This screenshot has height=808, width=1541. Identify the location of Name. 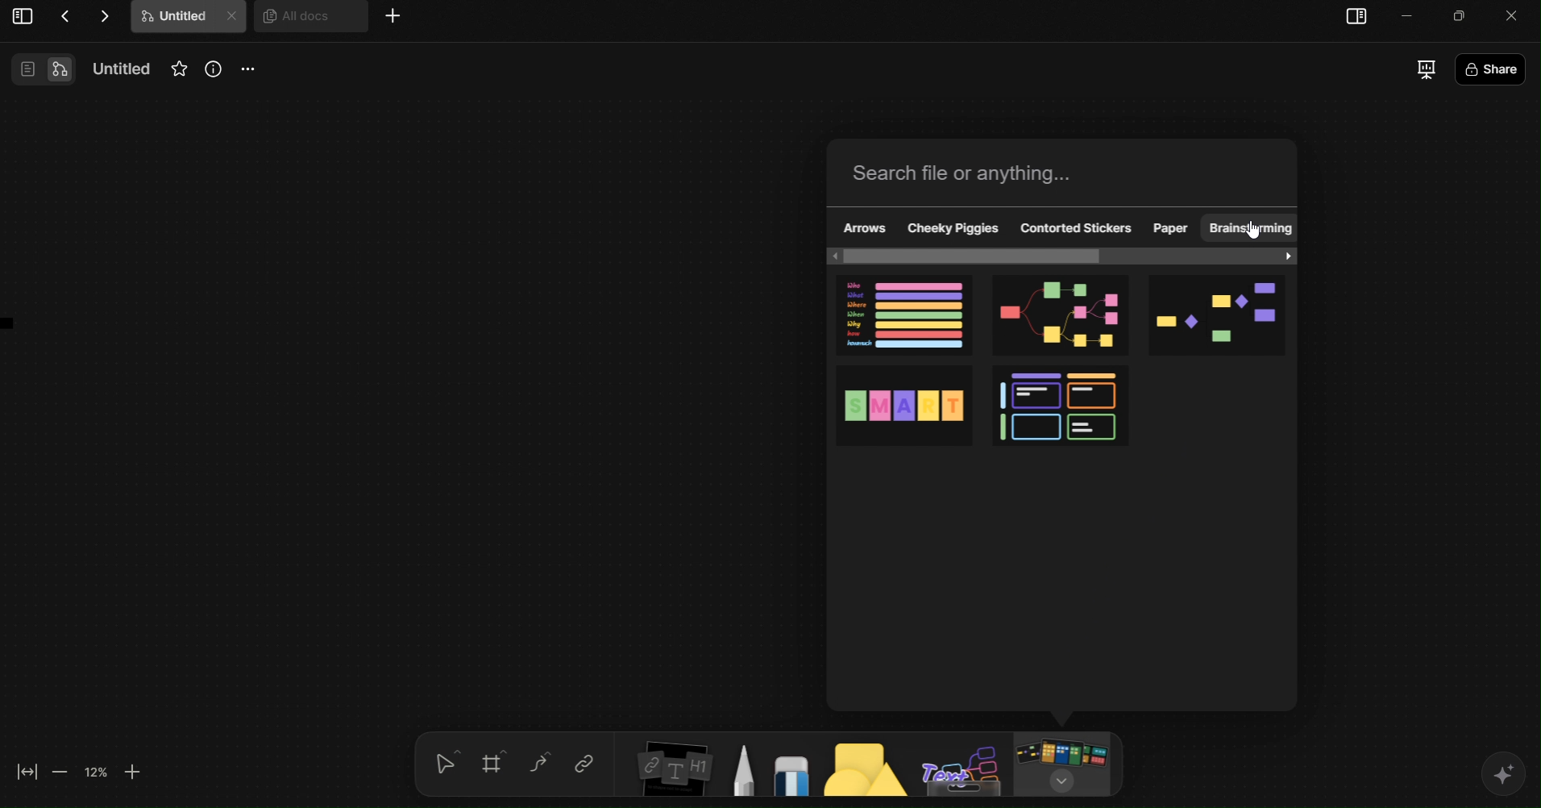
(116, 67).